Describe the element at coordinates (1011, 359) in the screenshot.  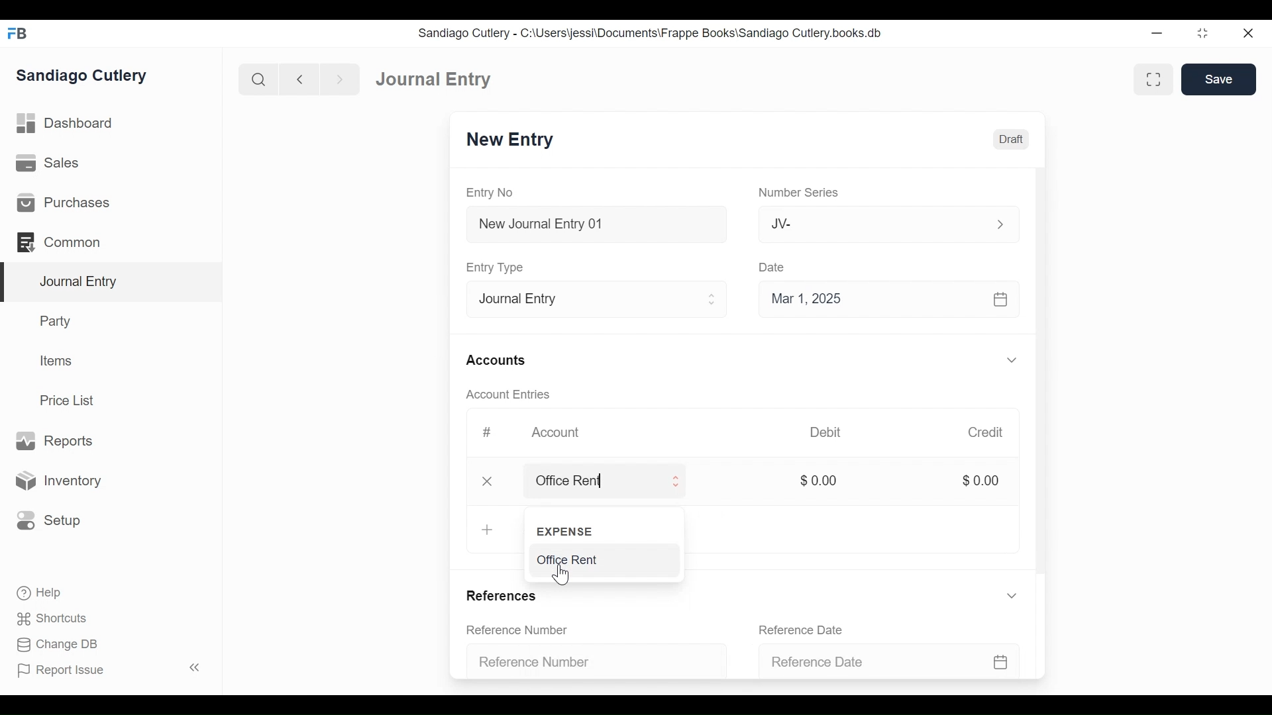
I see `expand/collapse` at that location.